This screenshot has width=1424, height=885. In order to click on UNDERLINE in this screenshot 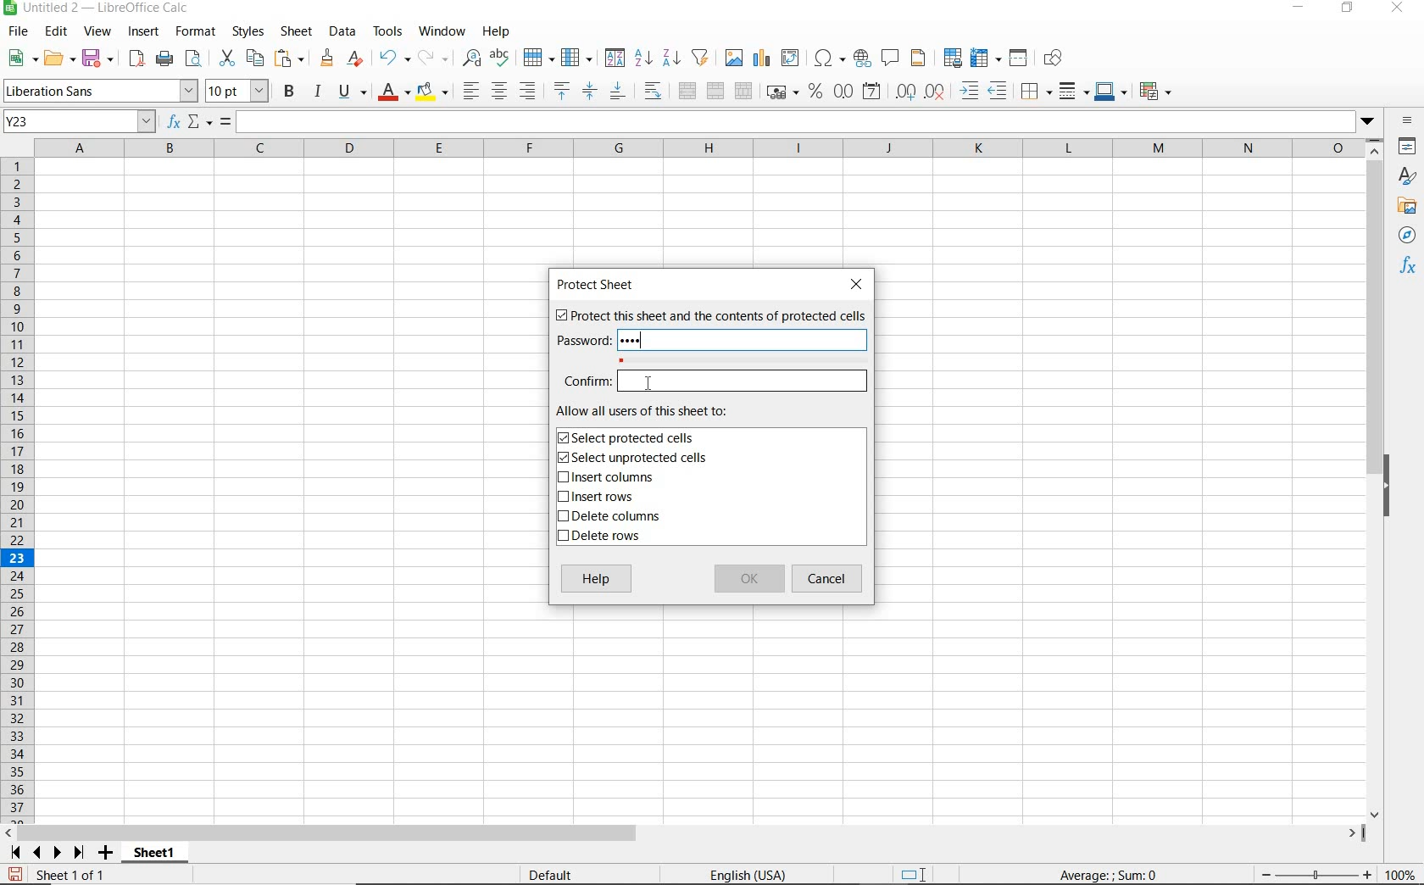, I will do `click(352, 92)`.